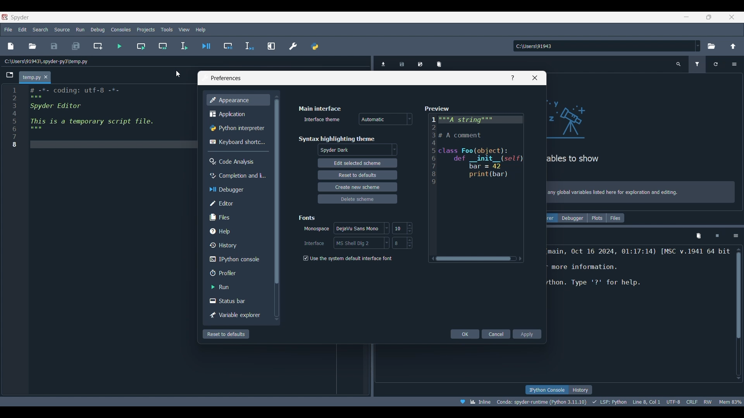 This screenshot has height=418, width=744. What do you see at coordinates (237, 128) in the screenshot?
I see `Python interpreter` at bounding box center [237, 128].